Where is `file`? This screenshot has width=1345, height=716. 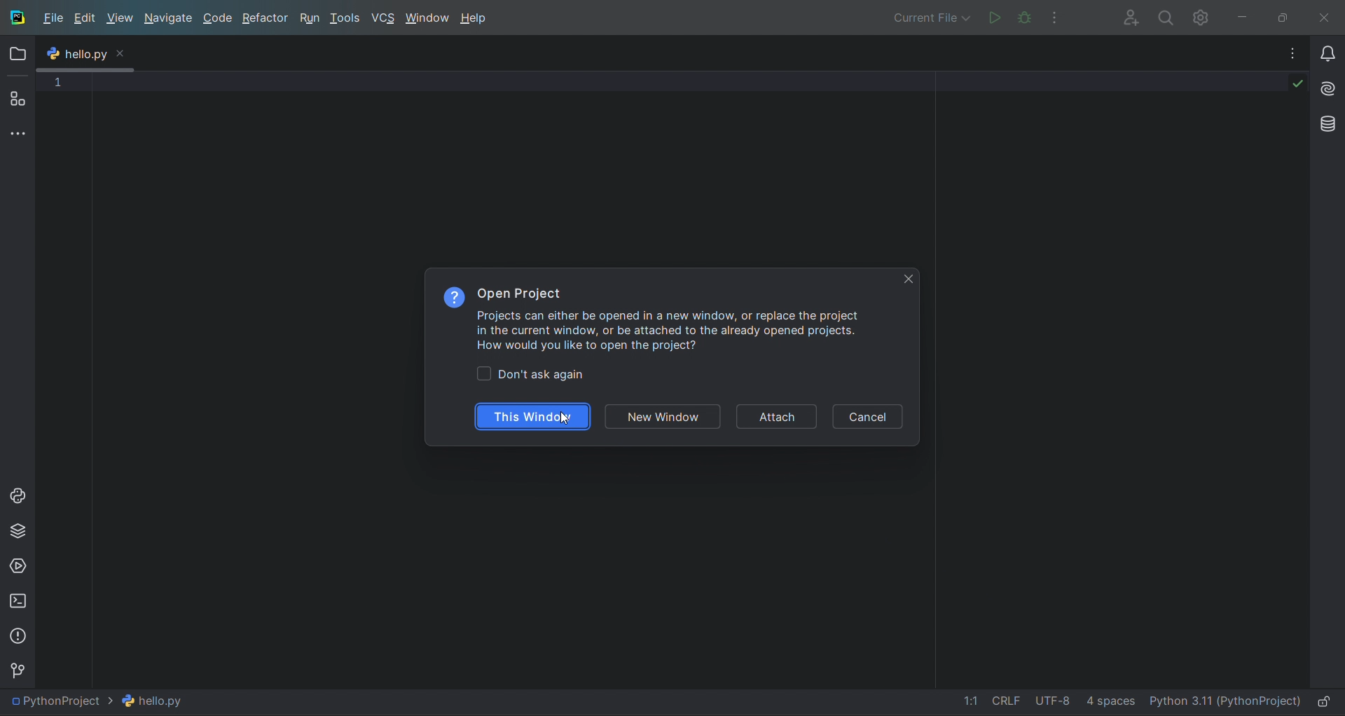
file is located at coordinates (55, 17).